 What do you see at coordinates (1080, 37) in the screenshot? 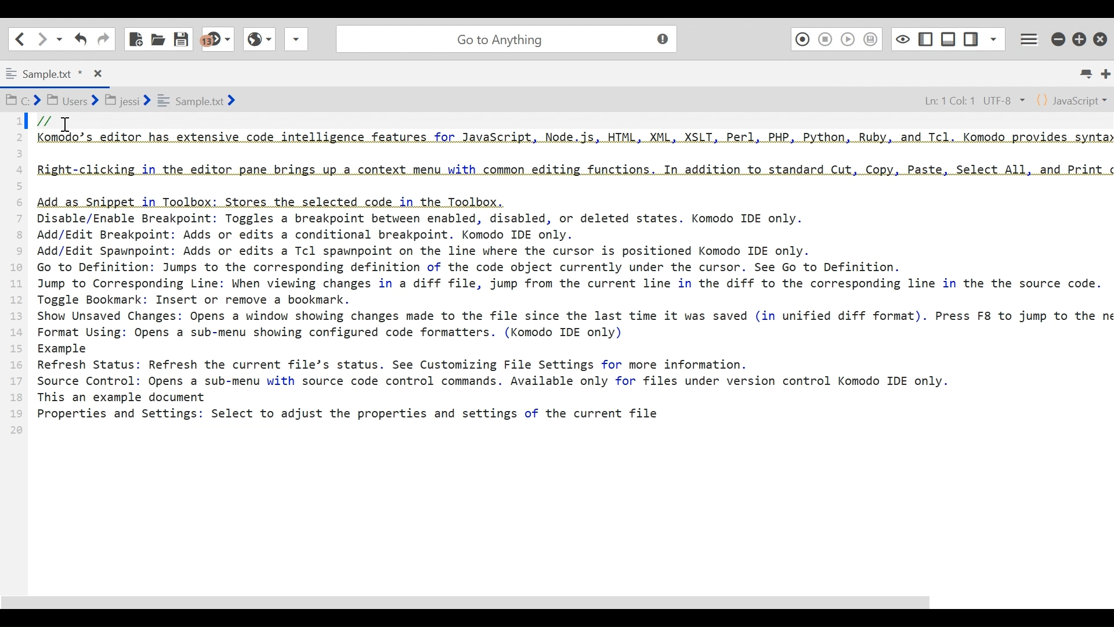
I see `Restore` at bounding box center [1080, 37].